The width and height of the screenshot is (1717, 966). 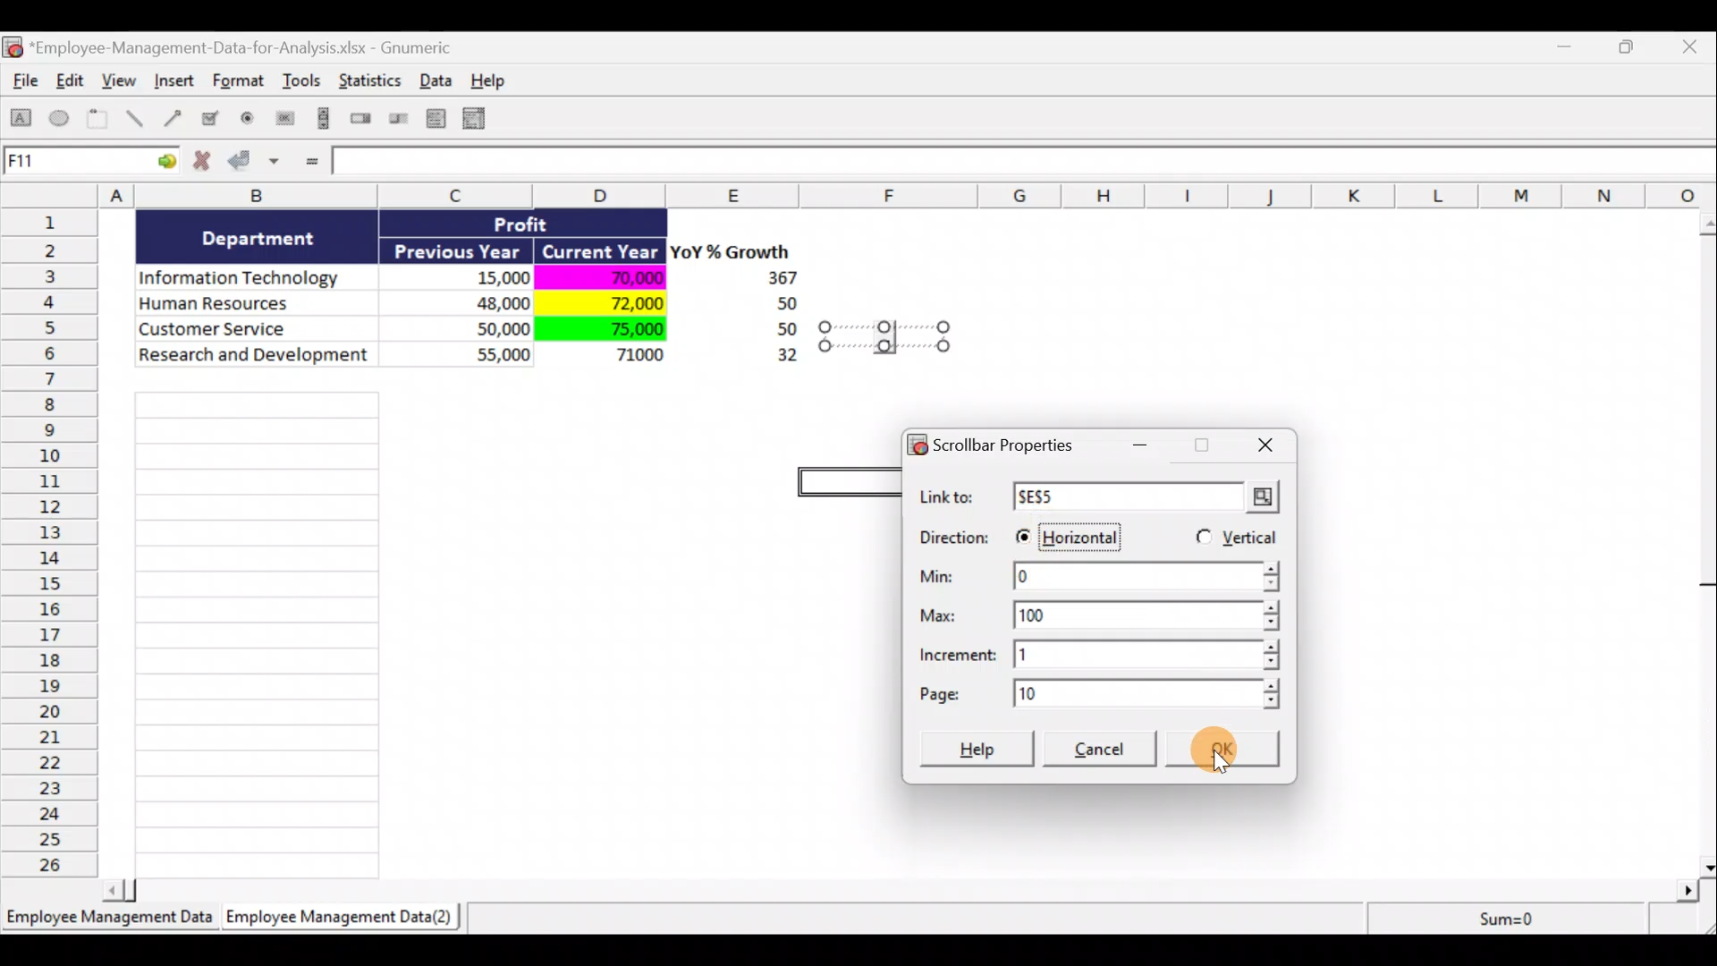 I want to click on Maximum value, so click(x=1108, y=612).